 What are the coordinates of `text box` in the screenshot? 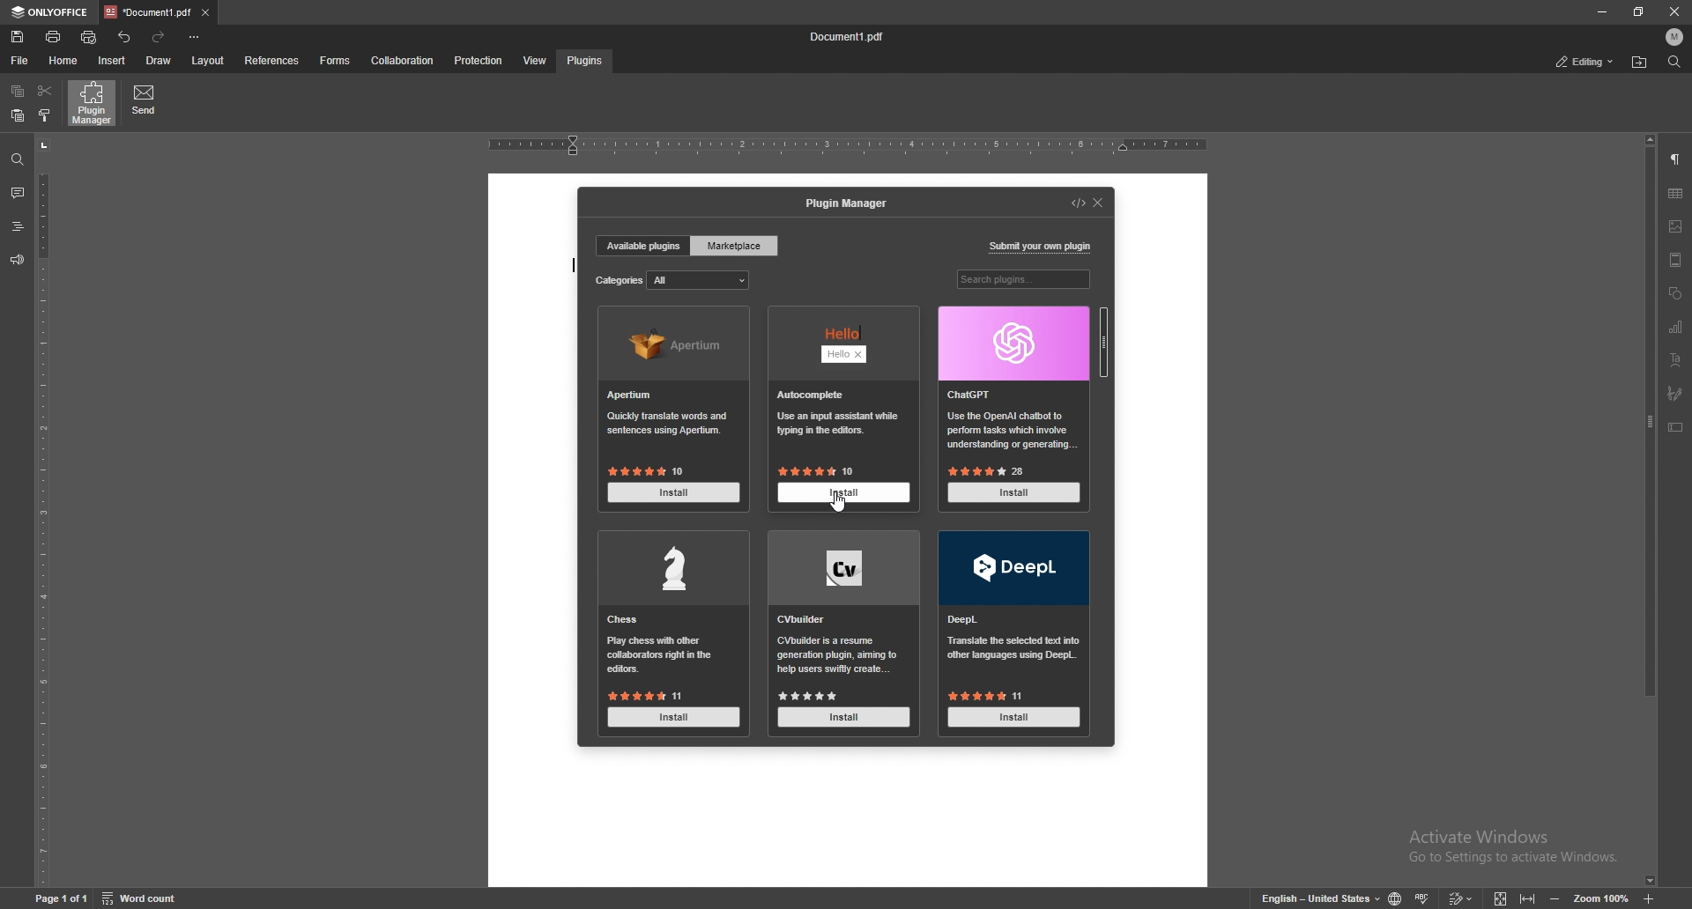 It's located at (1675, 428).